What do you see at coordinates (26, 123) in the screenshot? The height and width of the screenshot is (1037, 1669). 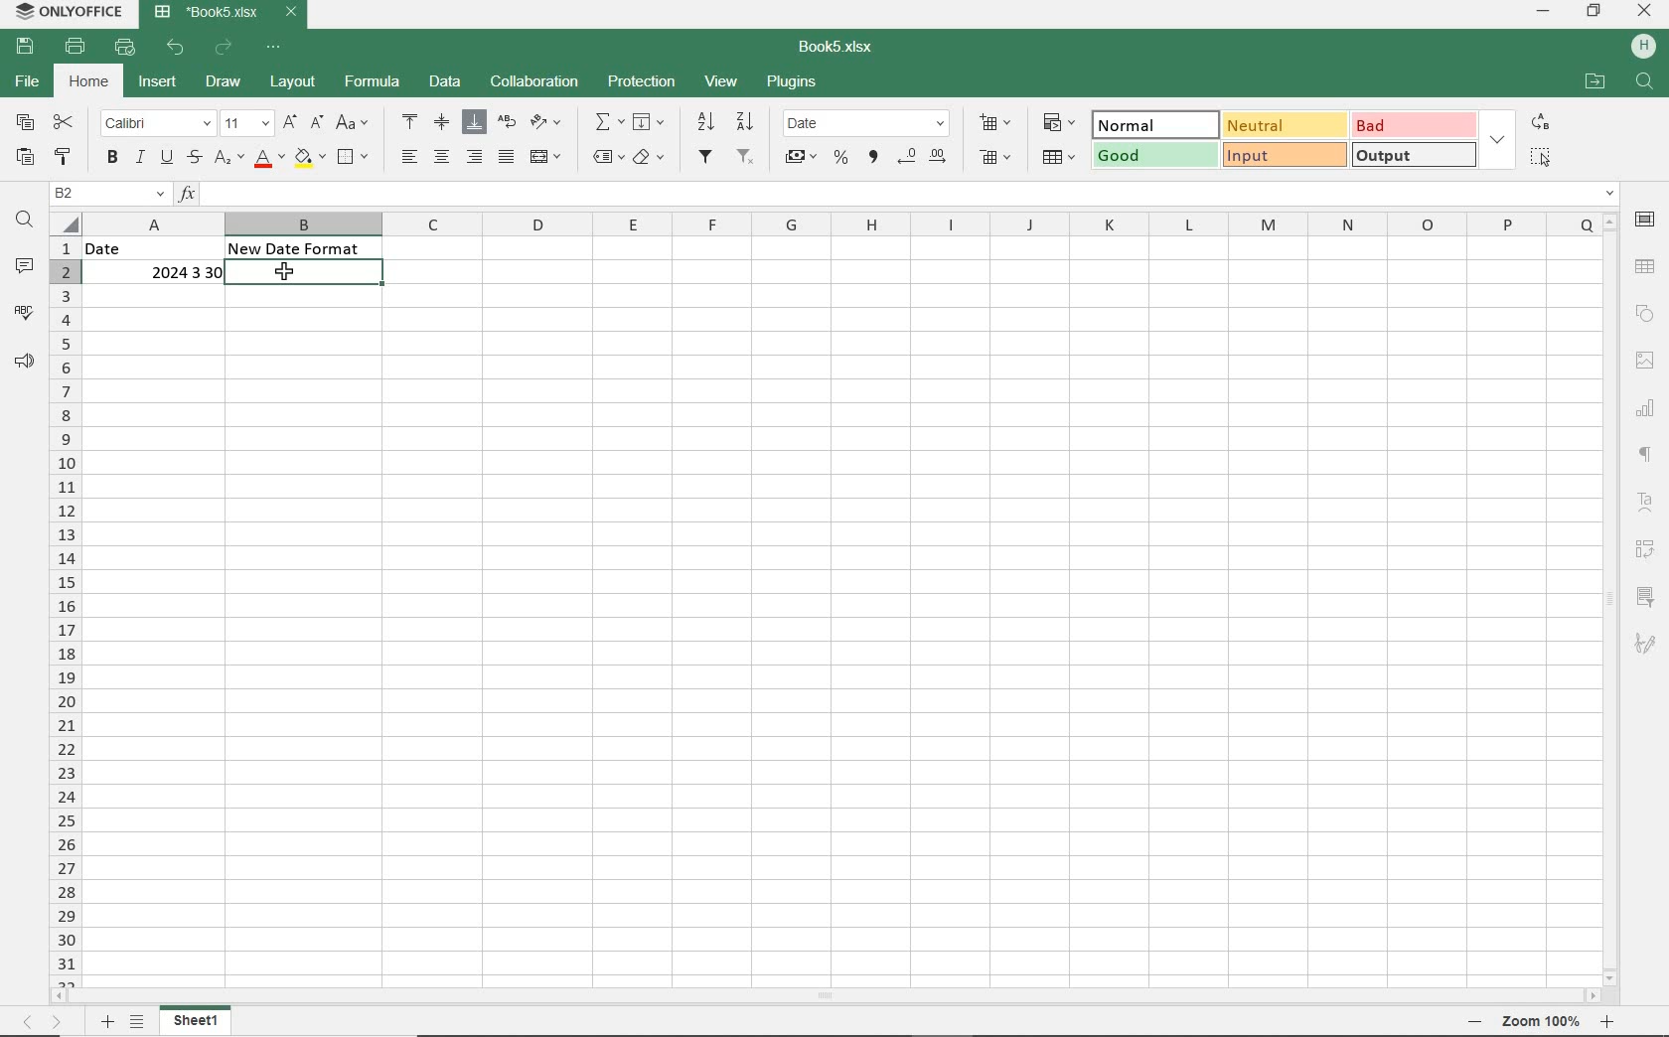 I see `COPY` at bounding box center [26, 123].